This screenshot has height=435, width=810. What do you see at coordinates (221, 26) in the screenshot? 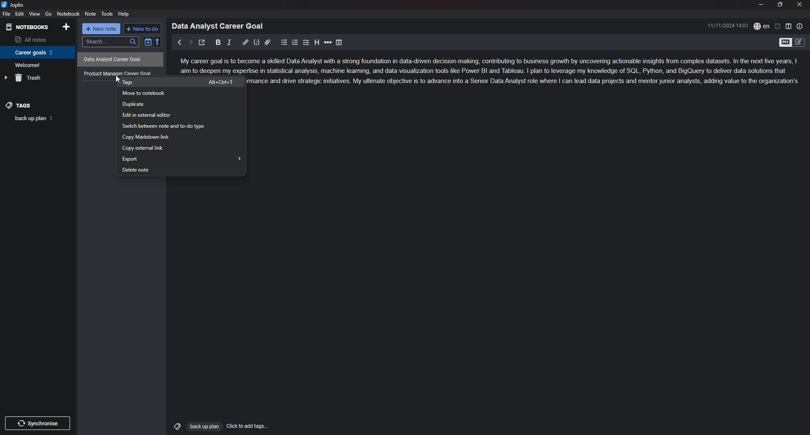
I see `Data Analyst Career Goal` at bounding box center [221, 26].